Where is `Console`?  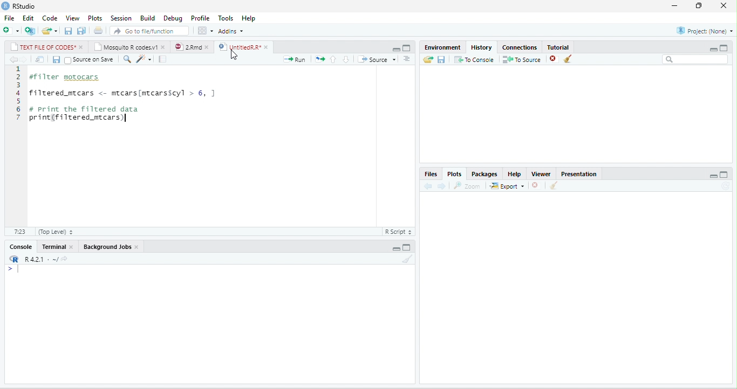
Console is located at coordinates (20, 247).